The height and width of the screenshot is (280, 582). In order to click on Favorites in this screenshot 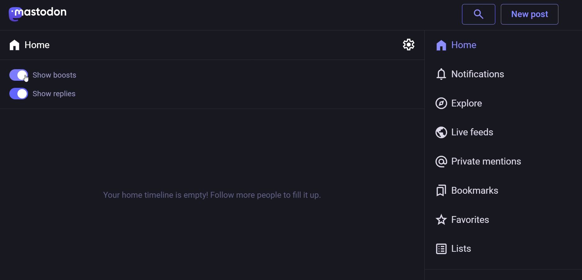, I will do `click(473, 221)`.